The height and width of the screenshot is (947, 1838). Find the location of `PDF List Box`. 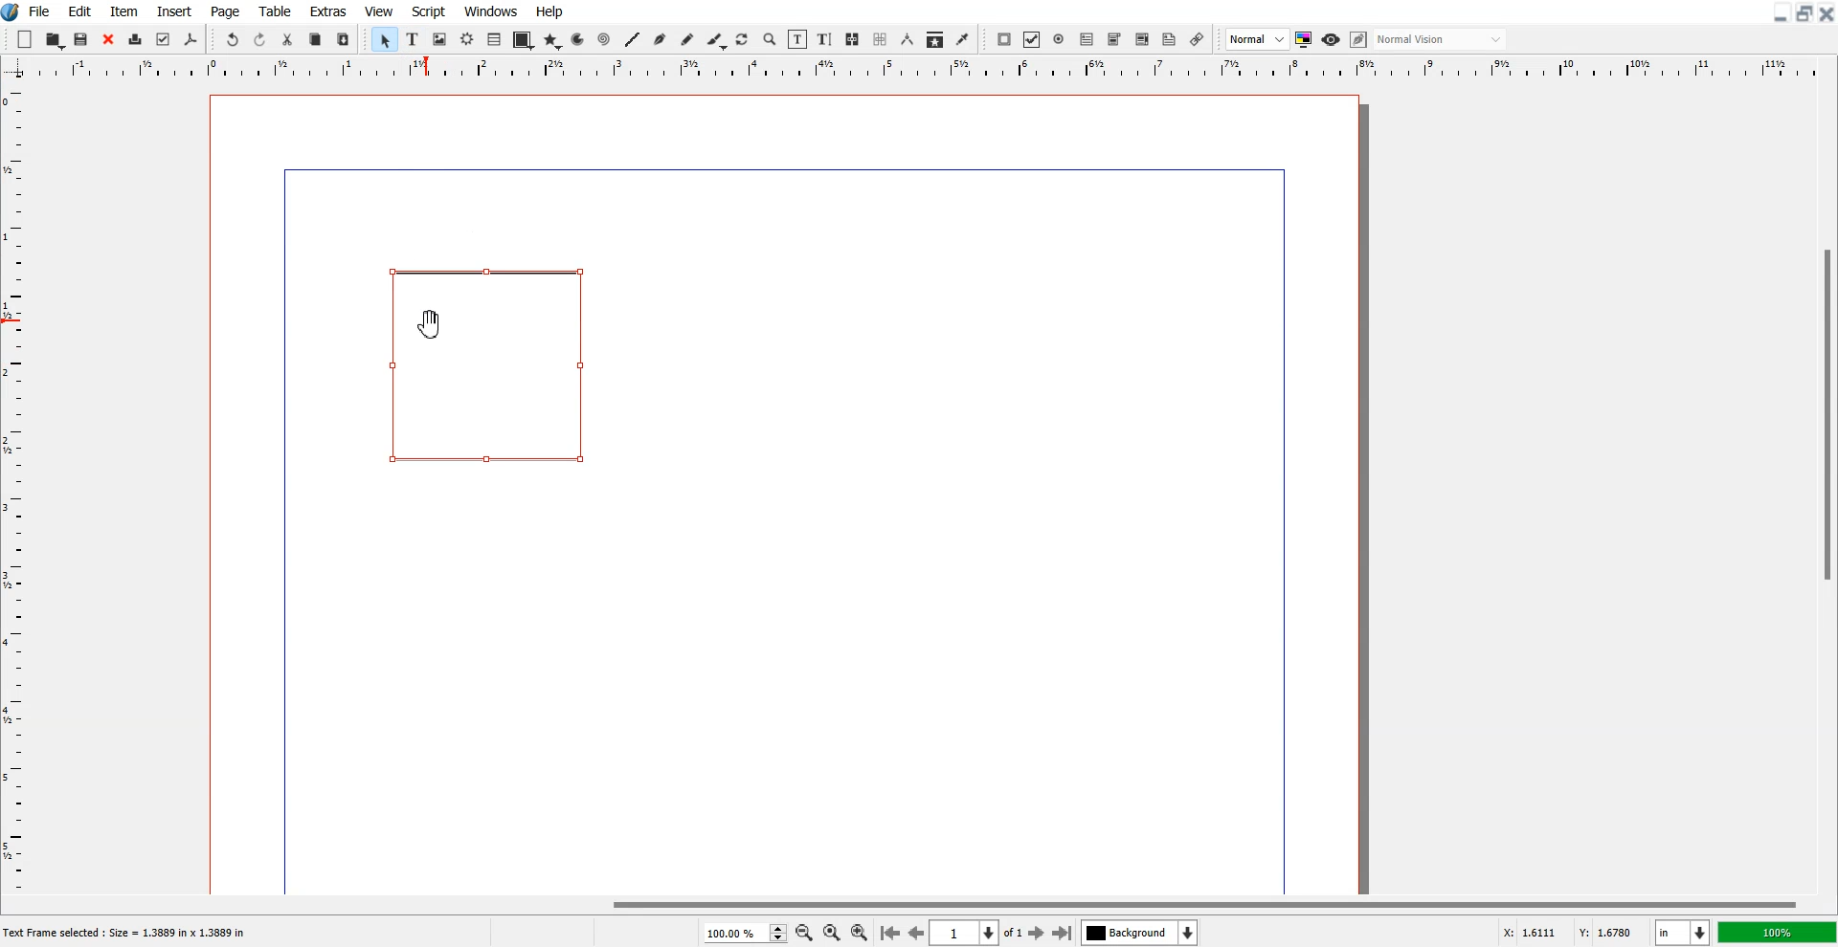

PDF List Box is located at coordinates (1142, 40).